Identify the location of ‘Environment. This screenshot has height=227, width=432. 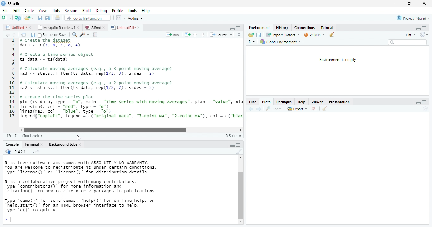
(259, 28).